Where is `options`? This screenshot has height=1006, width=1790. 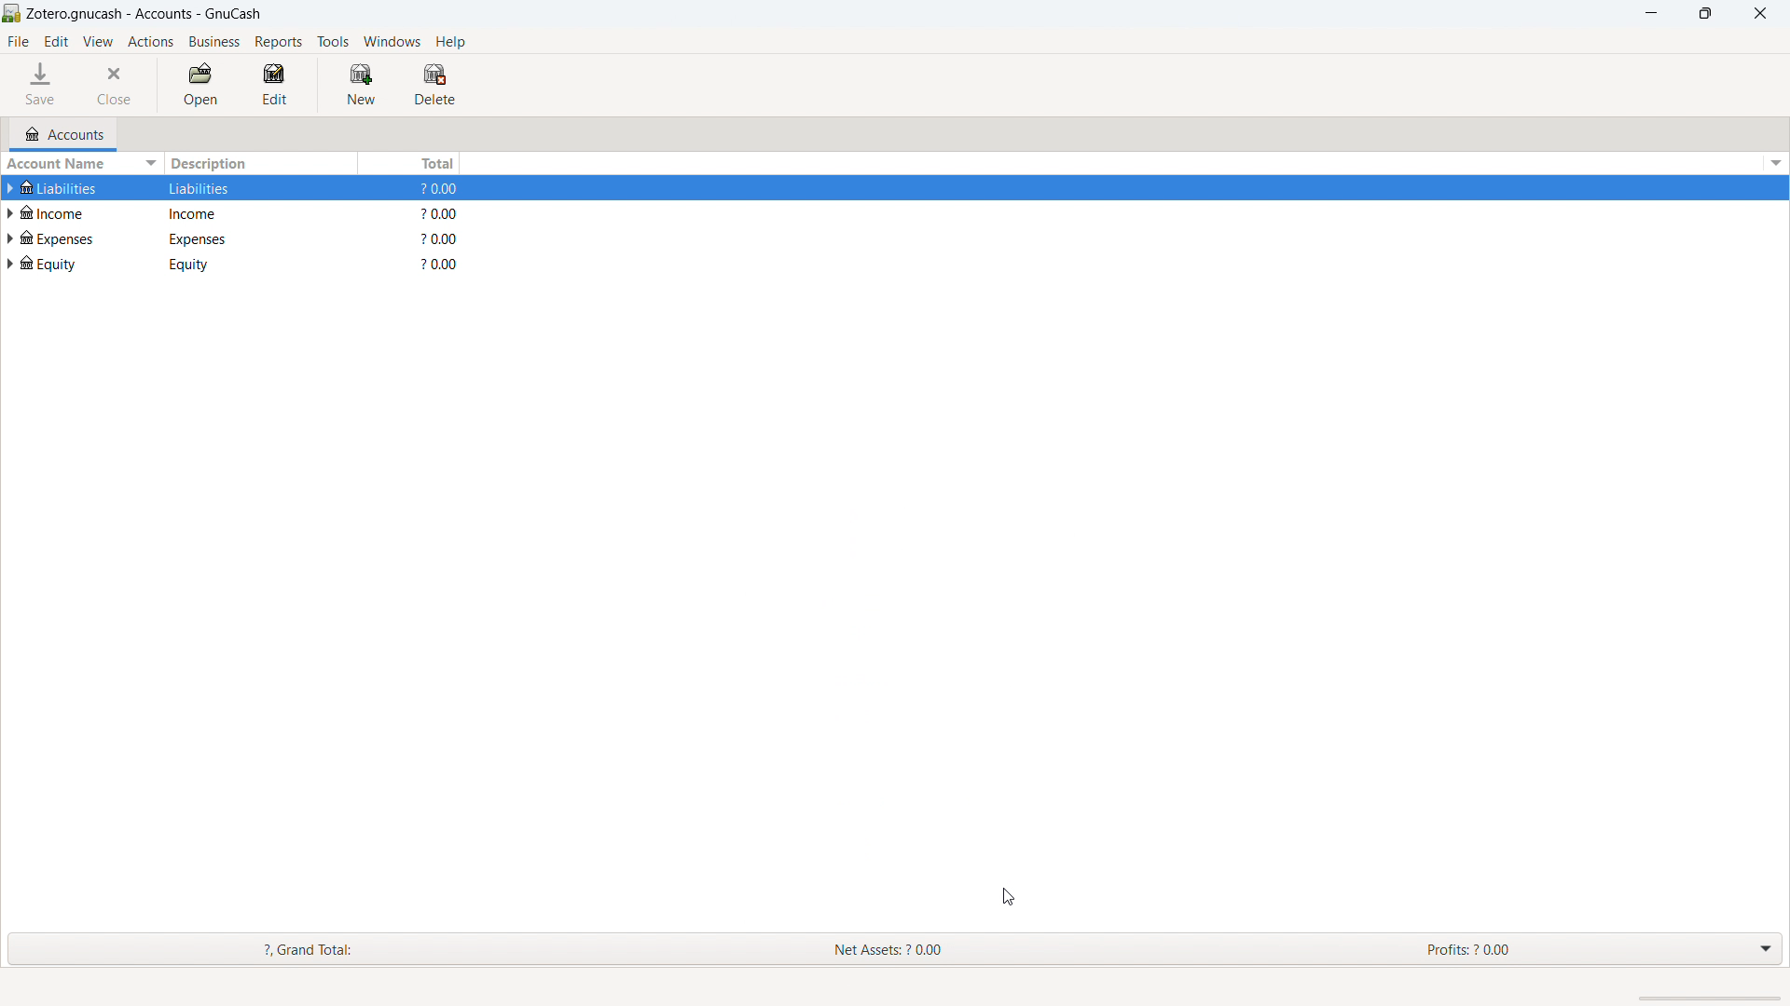 options is located at coordinates (1773, 163).